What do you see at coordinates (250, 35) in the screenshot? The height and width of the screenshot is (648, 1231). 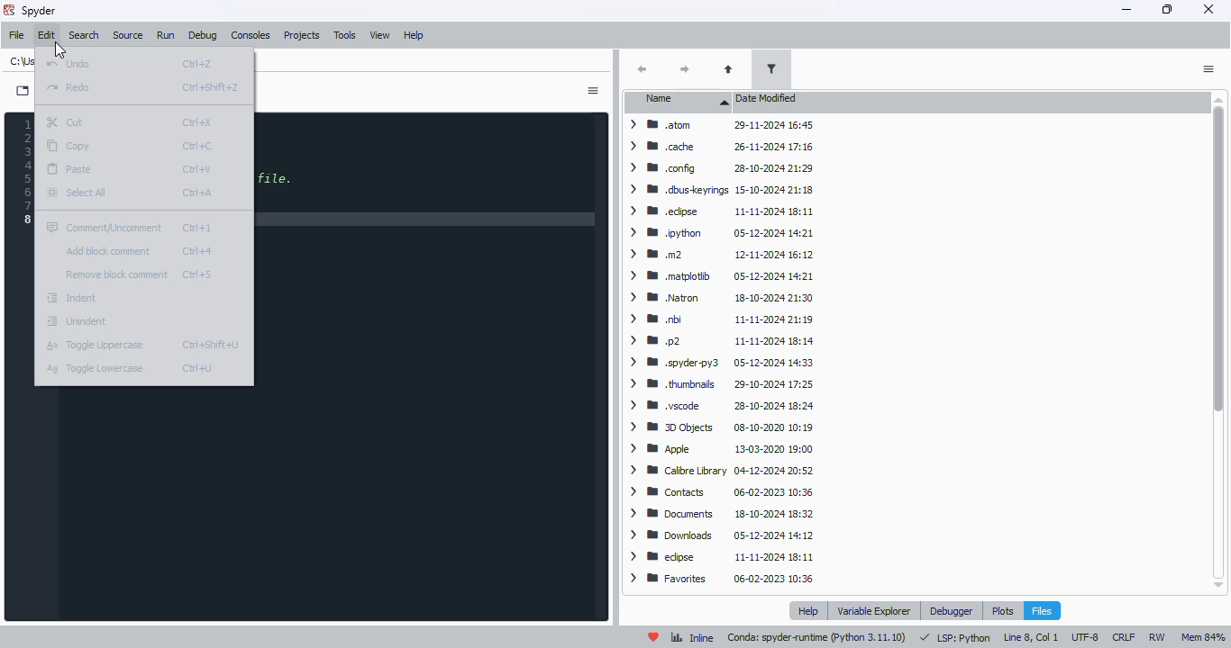 I see `consoles` at bounding box center [250, 35].